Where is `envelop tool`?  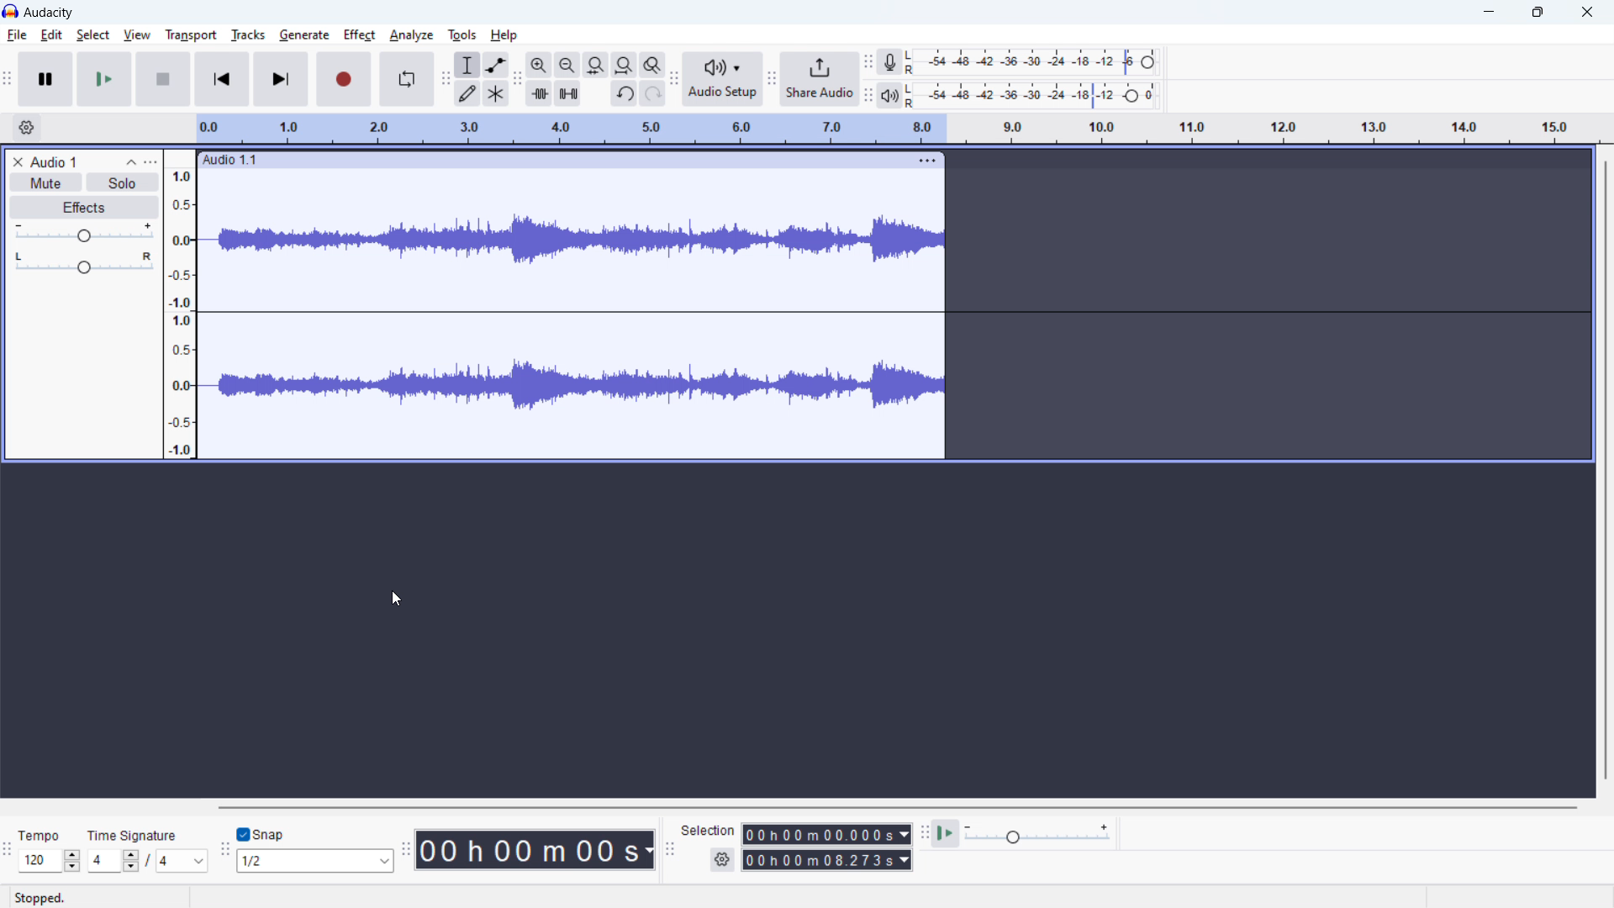 envelop tool is located at coordinates (496, 65).